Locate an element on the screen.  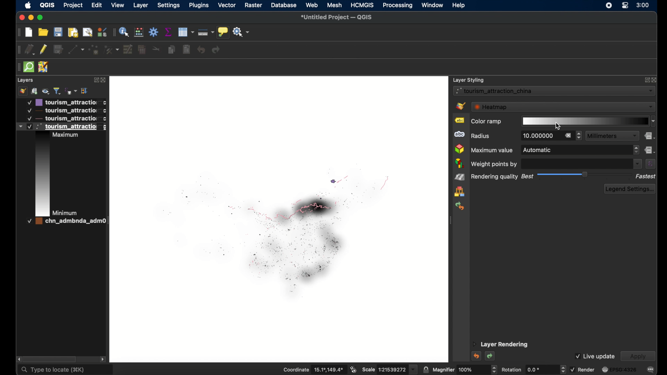
expand is located at coordinates (85, 91).